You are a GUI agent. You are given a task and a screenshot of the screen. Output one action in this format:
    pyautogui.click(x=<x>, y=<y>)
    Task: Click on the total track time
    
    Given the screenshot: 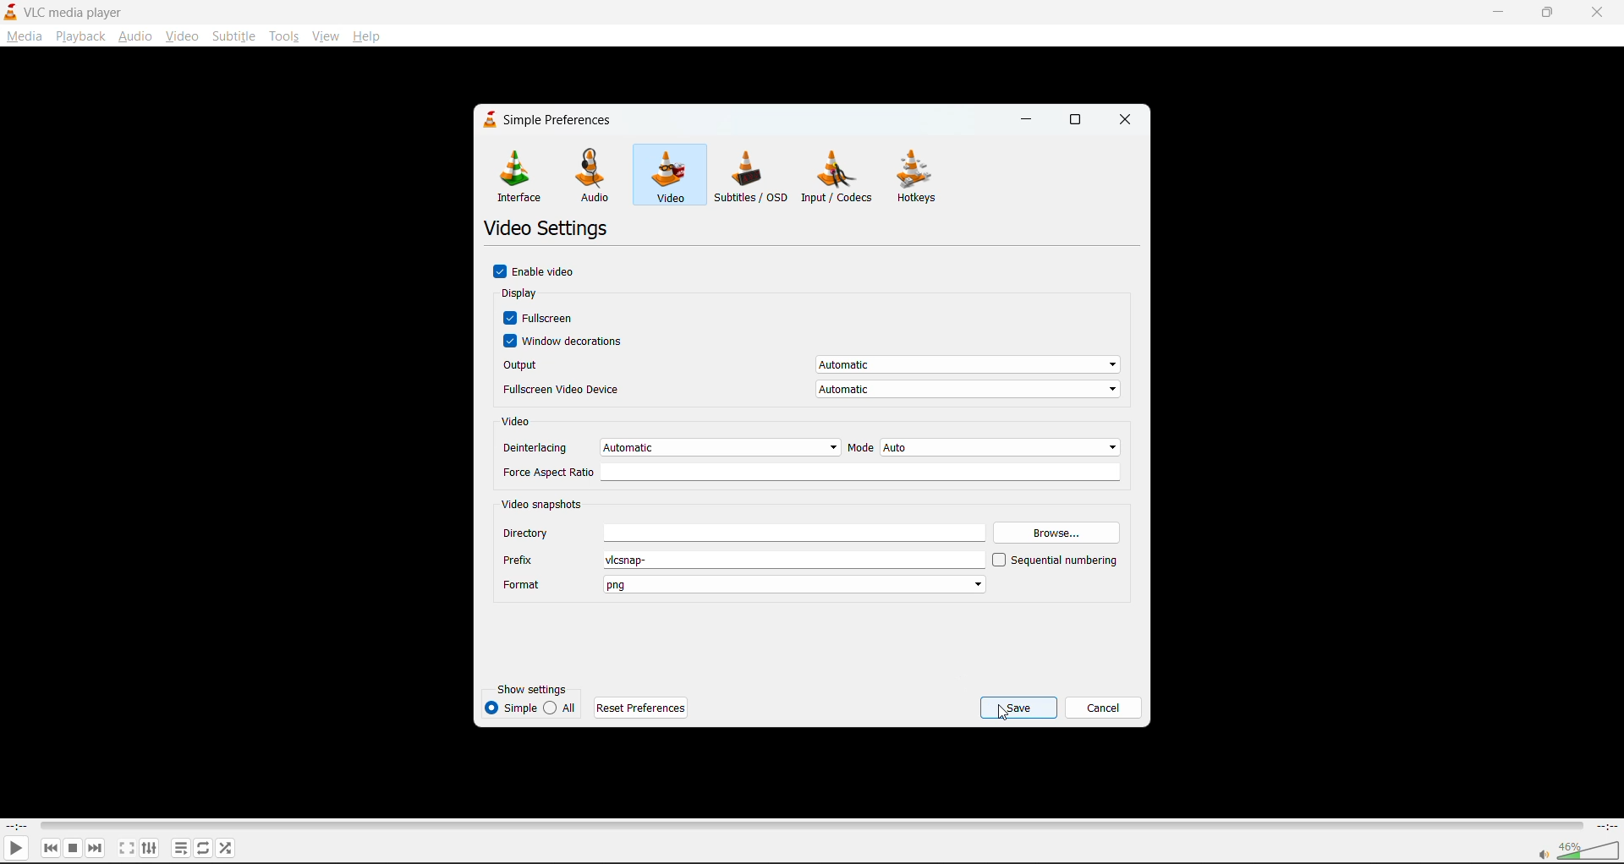 What is the action you would take?
    pyautogui.click(x=1605, y=825)
    